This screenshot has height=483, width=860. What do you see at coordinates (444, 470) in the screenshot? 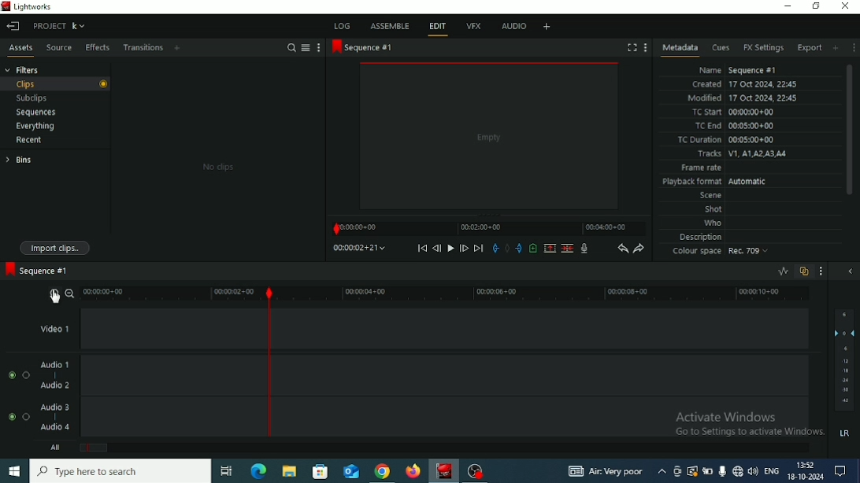
I see `Lightworks` at bounding box center [444, 470].